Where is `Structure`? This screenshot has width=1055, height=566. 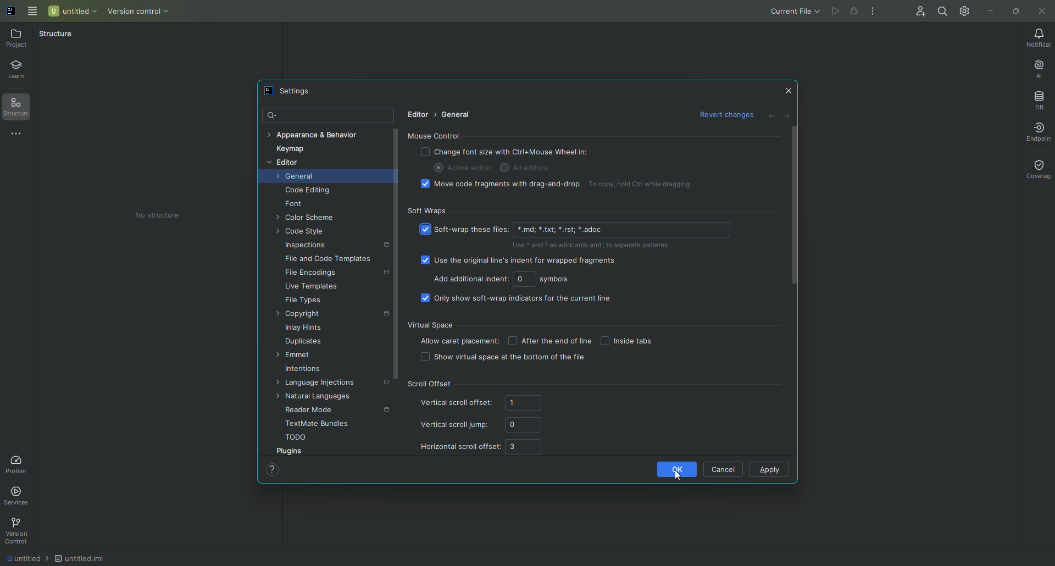
Structure is located at coordinates (62, 36).